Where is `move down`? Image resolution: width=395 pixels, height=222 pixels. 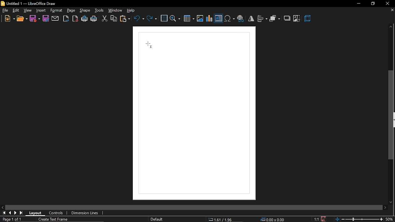 move down is located at coordinates (392, 201).